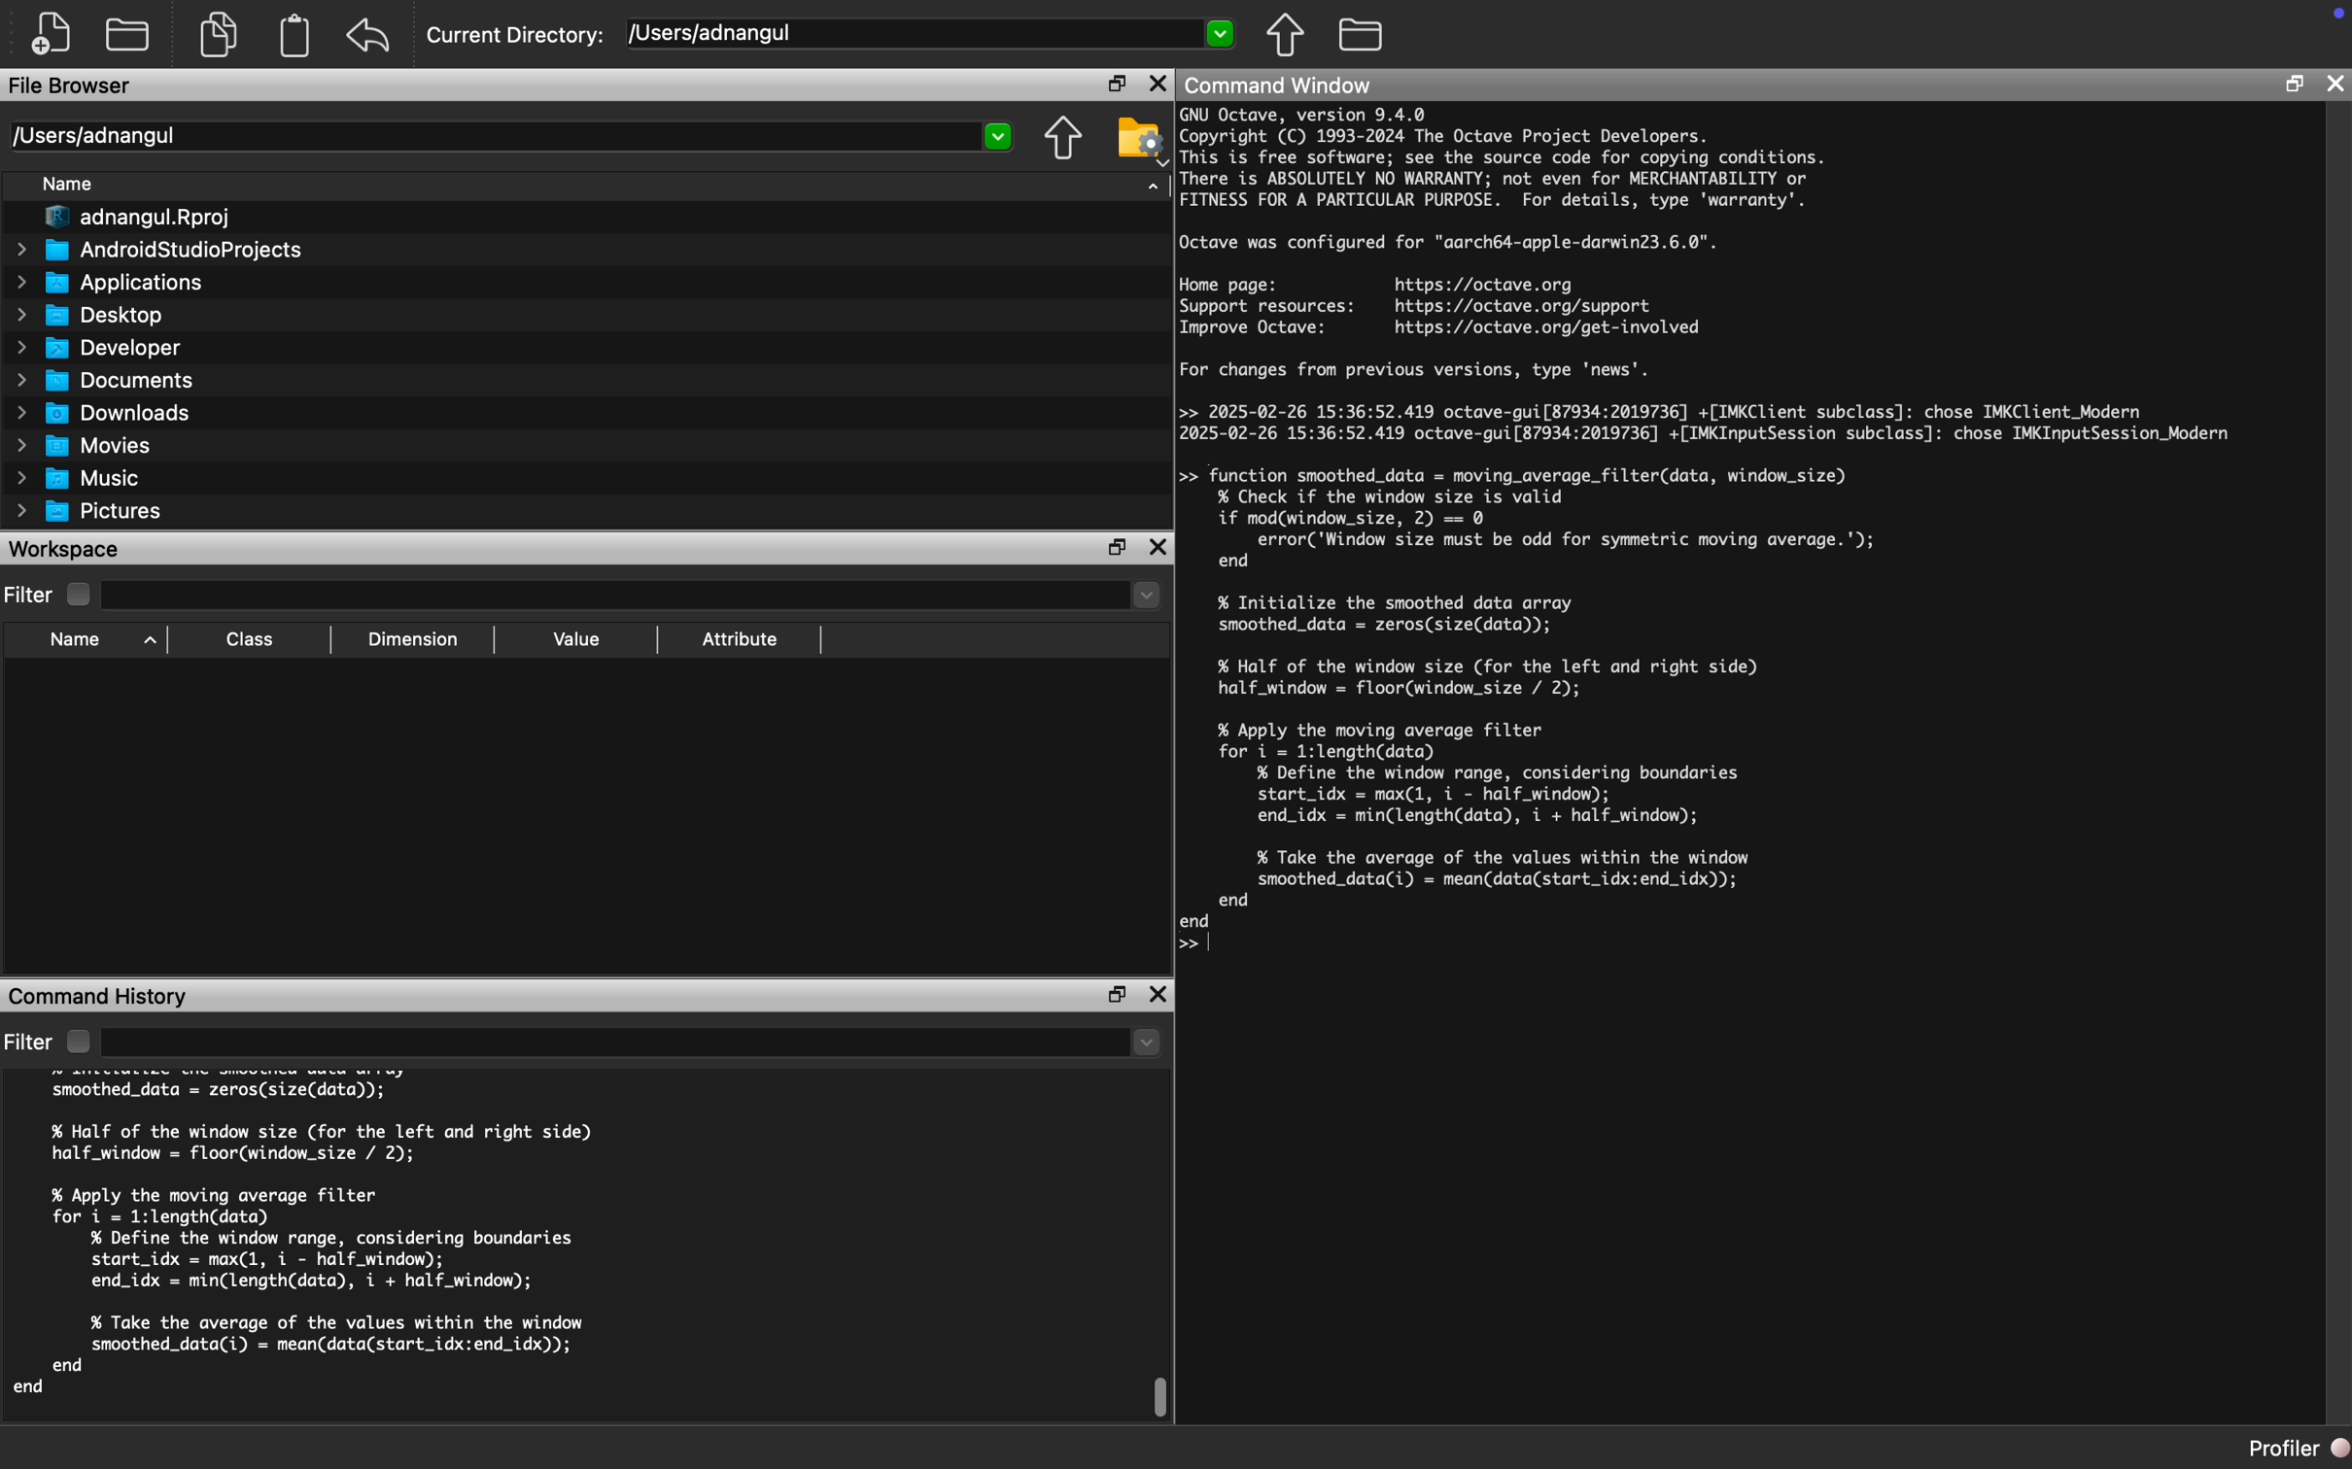 The width and height of the screenshot is (2352, 1469). I want to click on Class, so click(250, 640).